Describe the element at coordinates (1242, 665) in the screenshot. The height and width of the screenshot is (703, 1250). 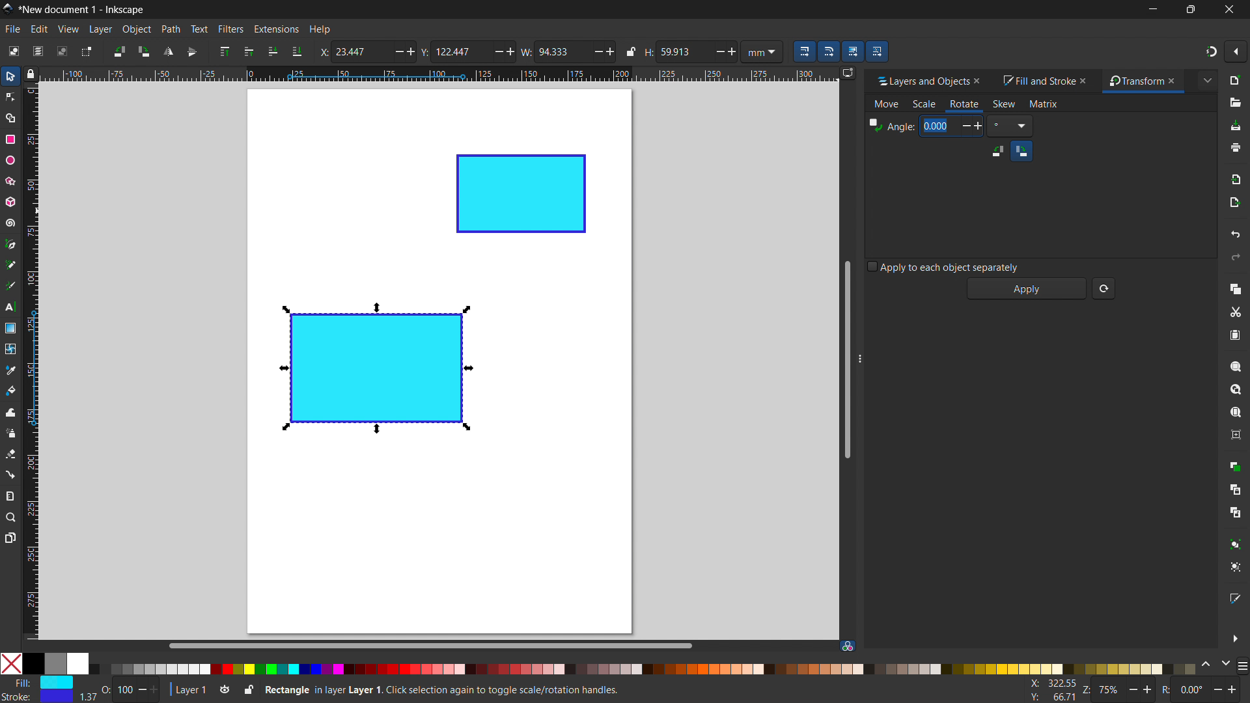
I see `more color opyions` at that location.